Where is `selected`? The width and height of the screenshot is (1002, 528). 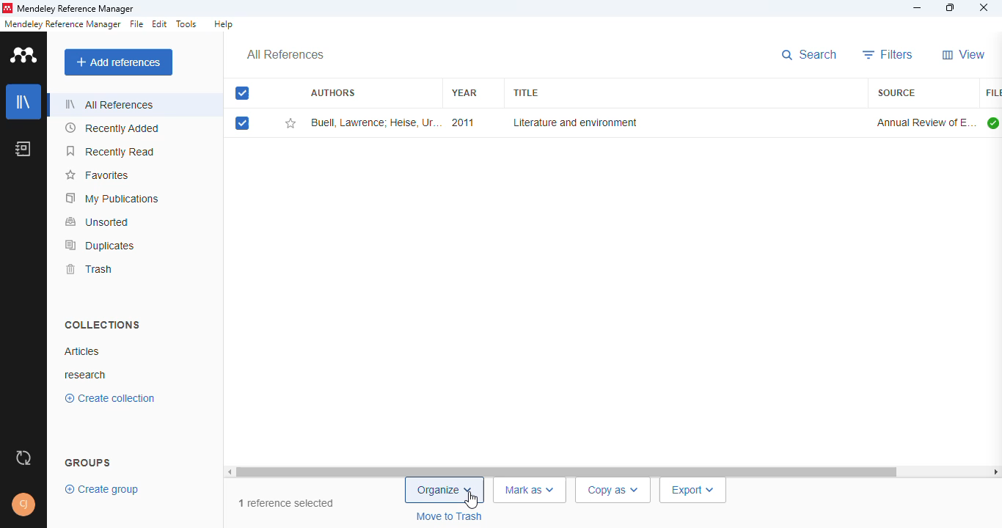 selected is located at coordinates (244, 94).